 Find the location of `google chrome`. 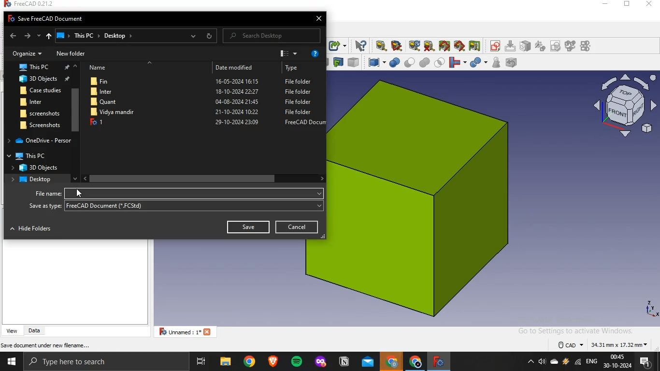

google chrome is located at coordinates (249, 361).